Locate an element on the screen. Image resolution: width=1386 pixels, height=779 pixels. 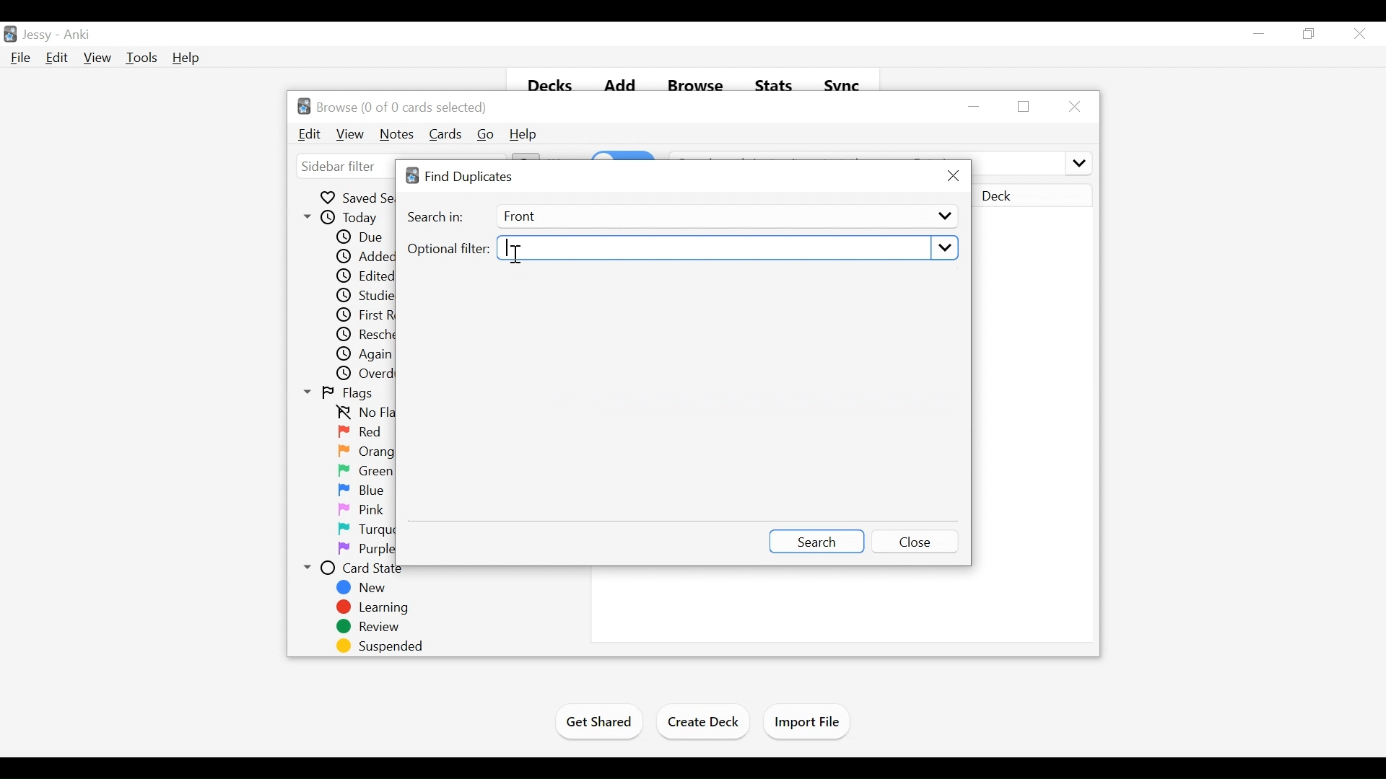
Add is located at coordinates (620, 82).